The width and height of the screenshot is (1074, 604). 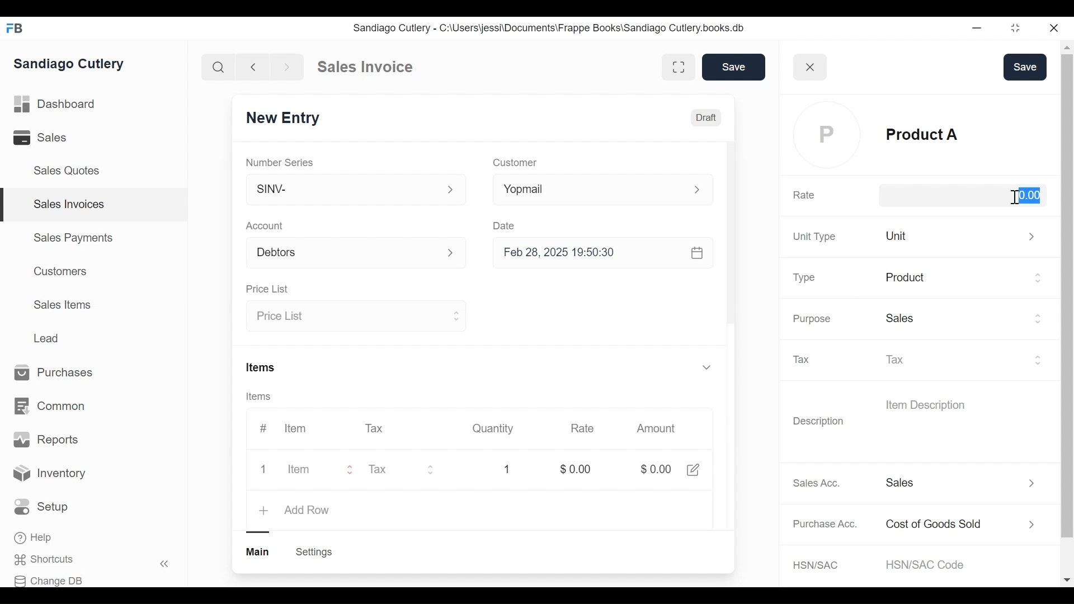 I want to click on Sales Payments, so click(x=72, y=238).